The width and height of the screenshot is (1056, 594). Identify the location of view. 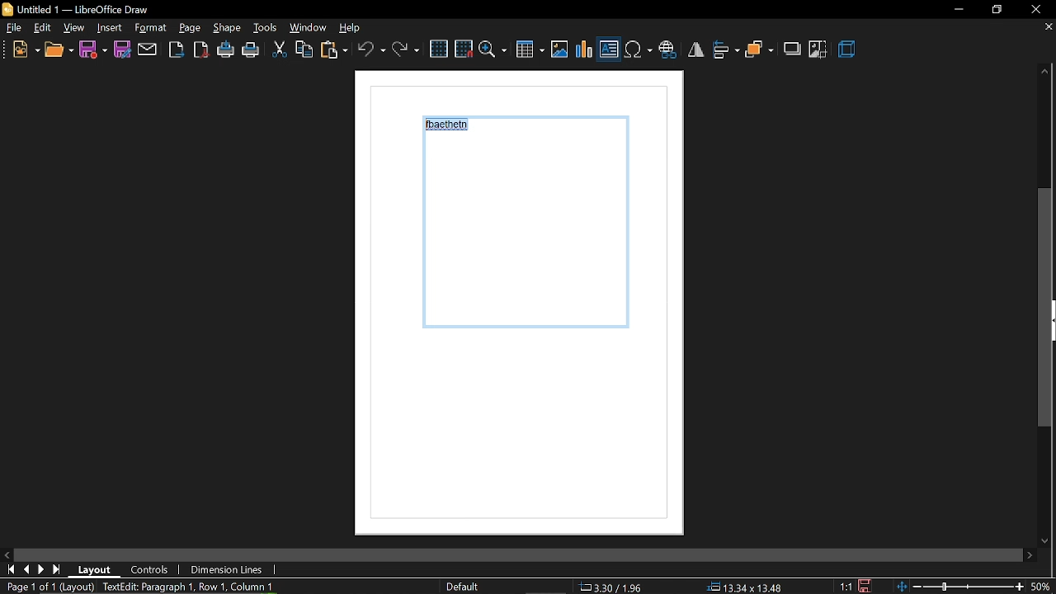
(74, 27).